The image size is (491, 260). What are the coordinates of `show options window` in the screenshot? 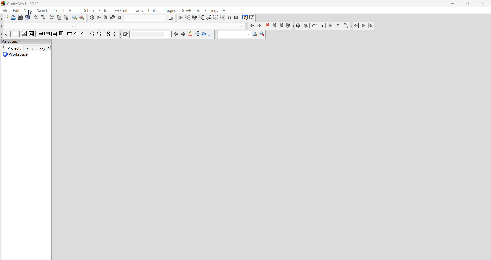 It's located at (262, 35).